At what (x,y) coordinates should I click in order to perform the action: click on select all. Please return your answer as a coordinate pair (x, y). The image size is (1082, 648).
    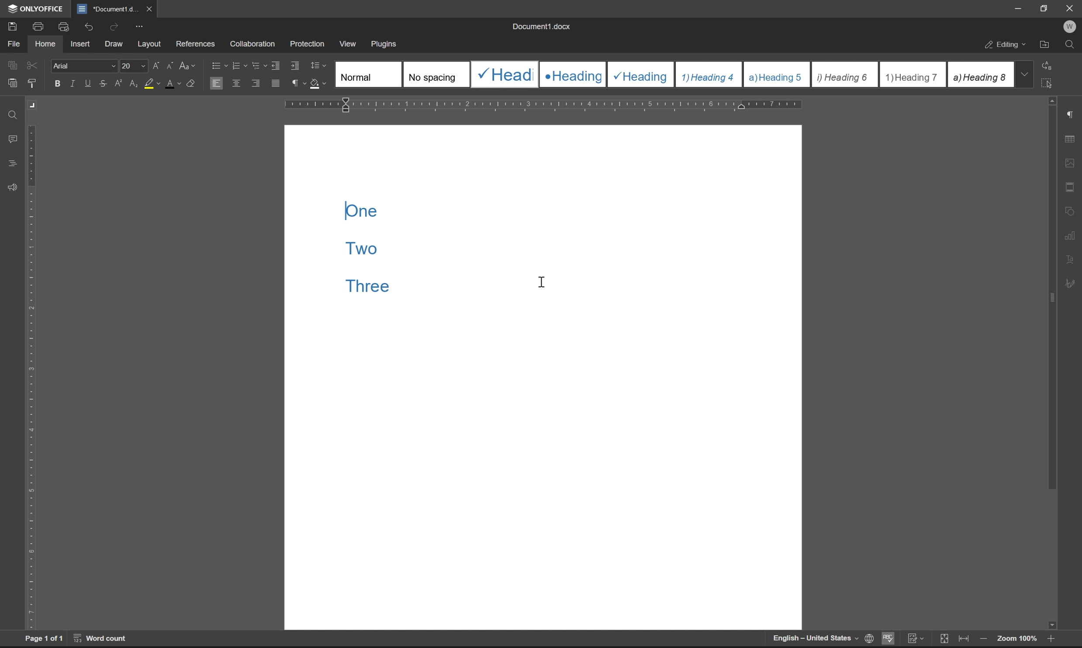
    Looking at the image, I should click on (1049, 83).